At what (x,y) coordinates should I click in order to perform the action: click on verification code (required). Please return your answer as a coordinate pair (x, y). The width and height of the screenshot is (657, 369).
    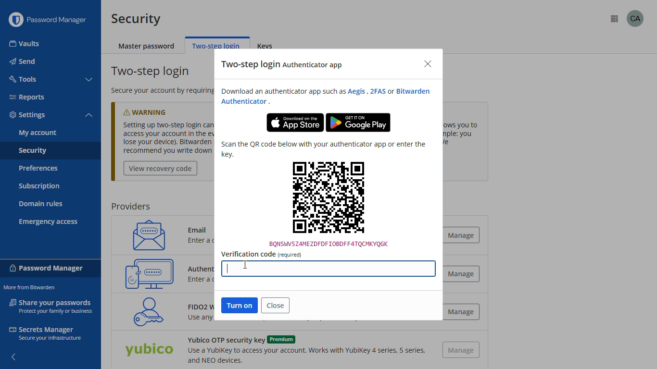
    Looking at the image, I should click on (261, 254).